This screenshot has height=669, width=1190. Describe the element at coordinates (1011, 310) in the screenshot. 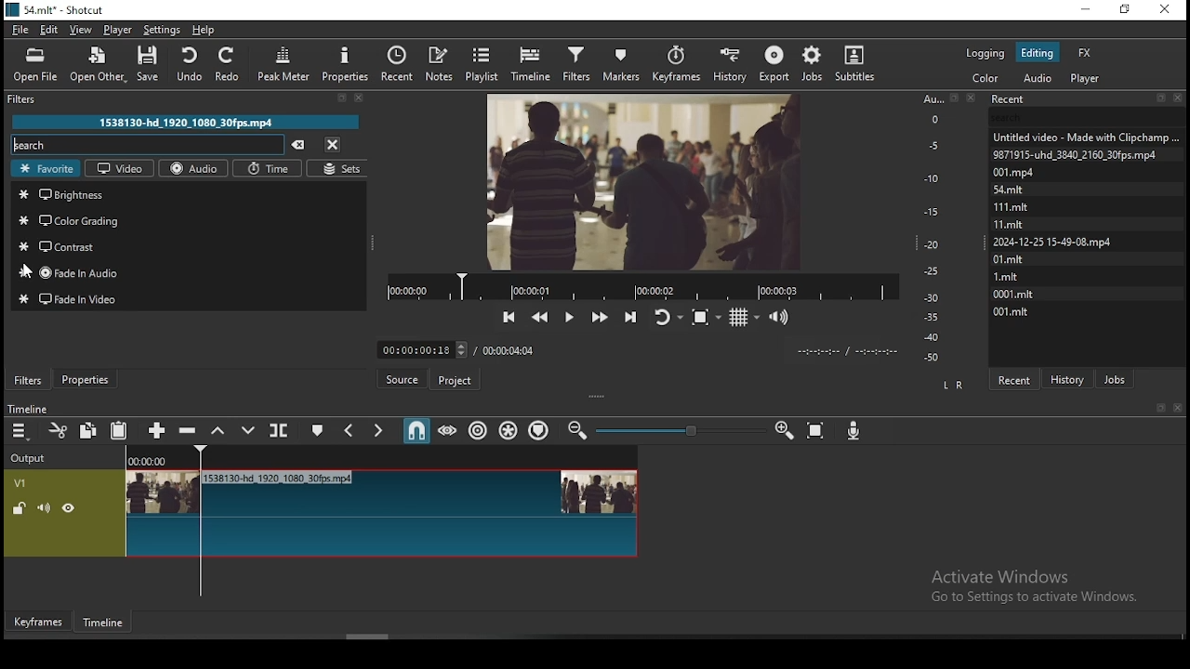

I see `001.mit` at that location.